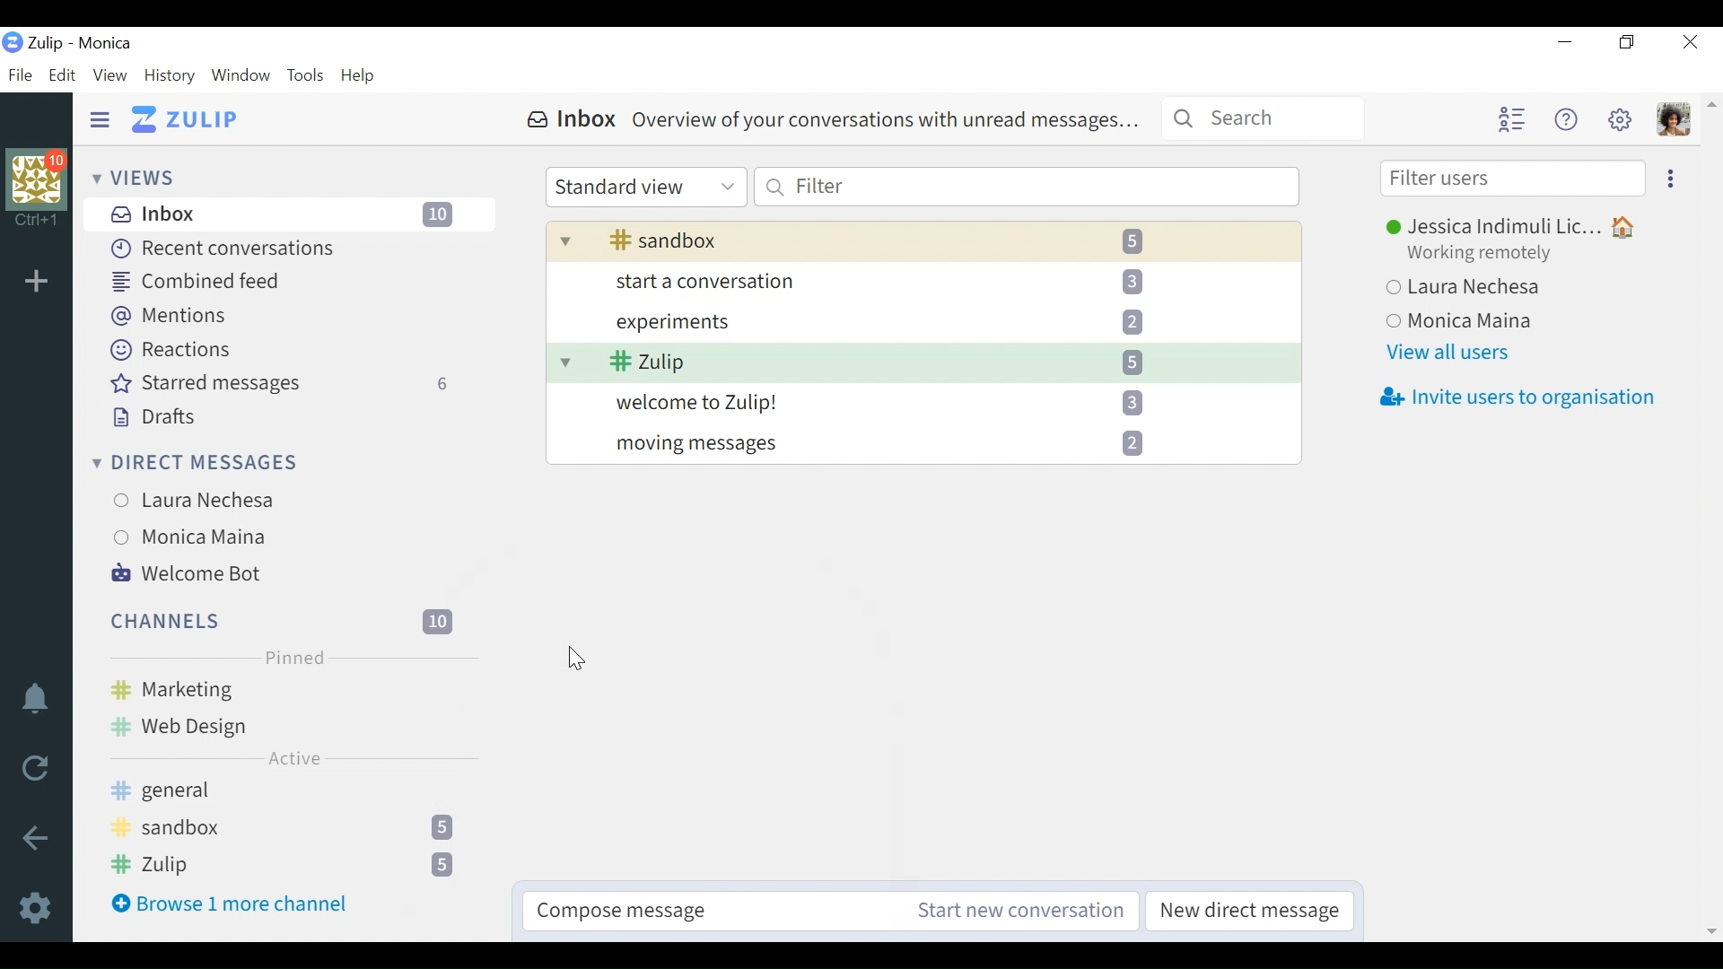  Describe the element at coordinates (40, 283) in the screenshot. I see `Add organisation` at that location.